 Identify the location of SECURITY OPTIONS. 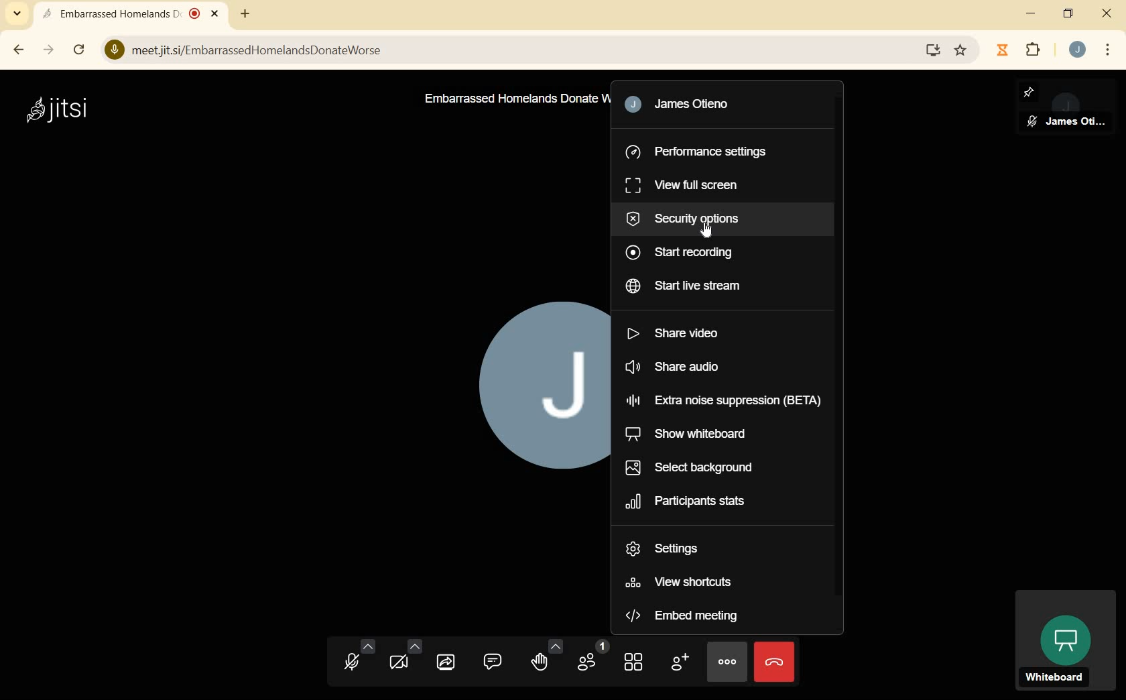
(692, 219).